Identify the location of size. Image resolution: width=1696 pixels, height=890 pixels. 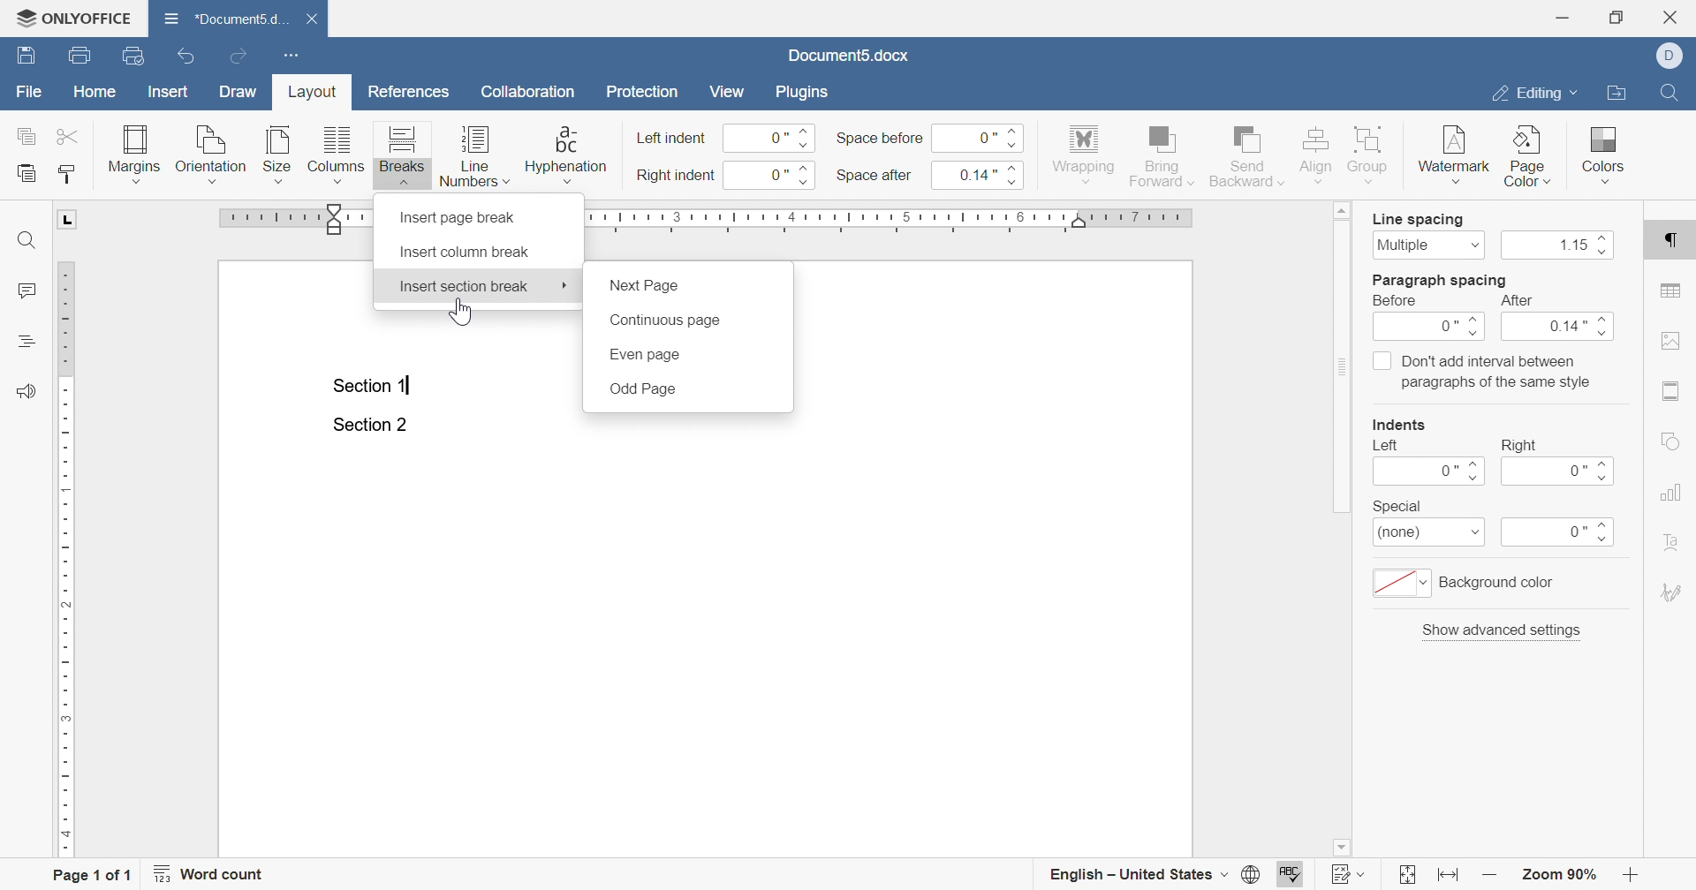
(276, 153).